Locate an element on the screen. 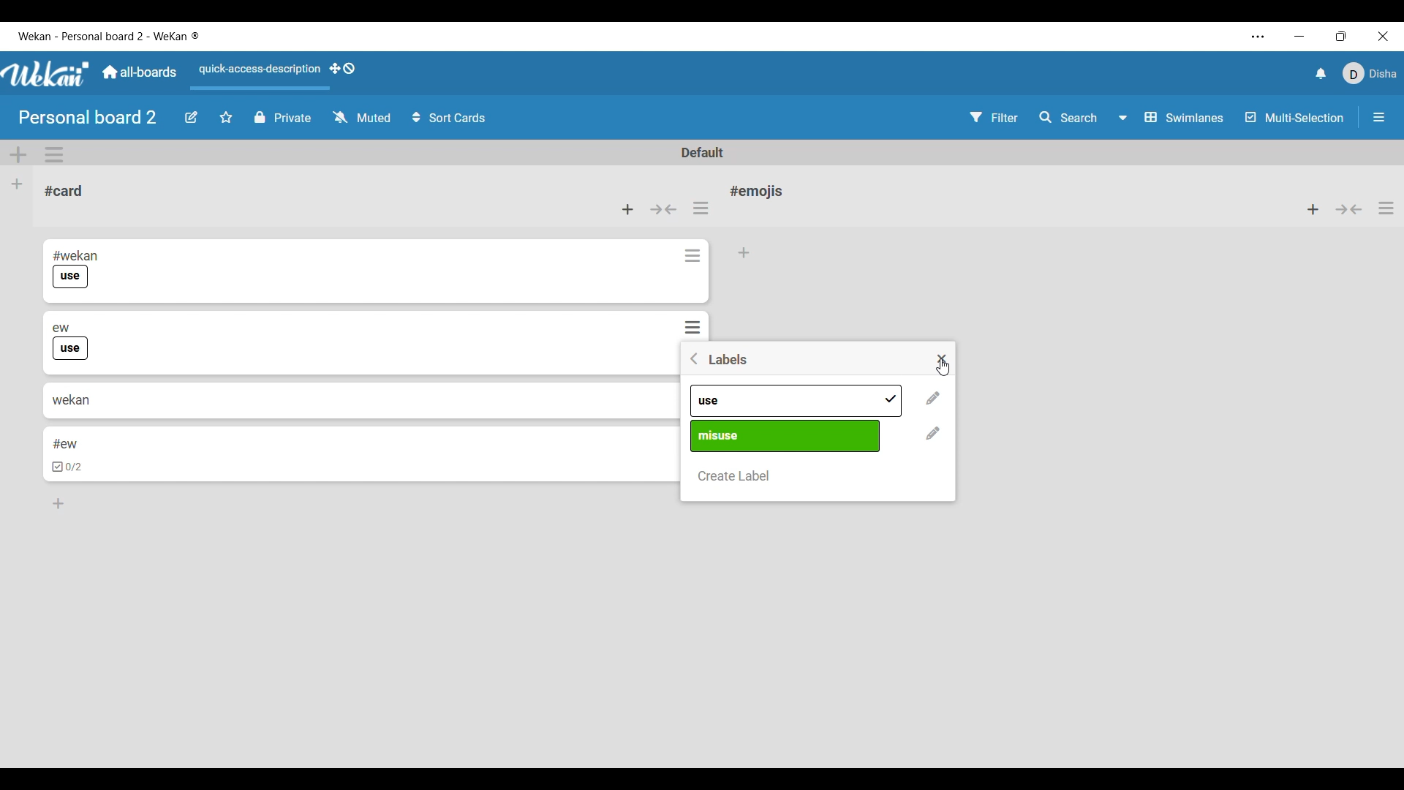 Image resolution: width=1404 pixels, height=790 pixels. Change name and color of respective label is located at coordinates (934, 397).